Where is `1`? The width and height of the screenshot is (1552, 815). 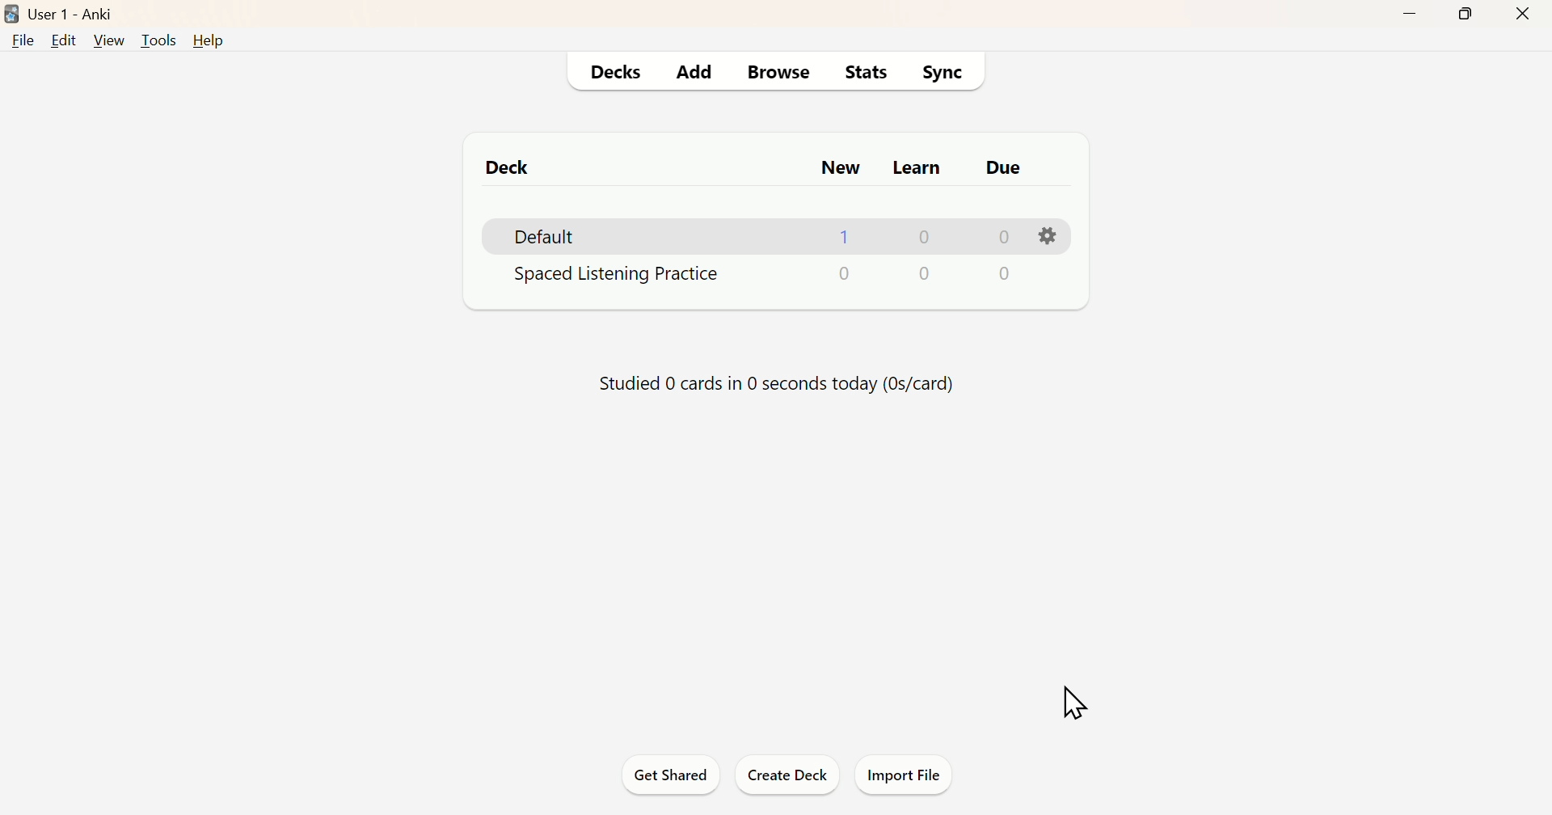
1 is located at coordinates (847, 237).